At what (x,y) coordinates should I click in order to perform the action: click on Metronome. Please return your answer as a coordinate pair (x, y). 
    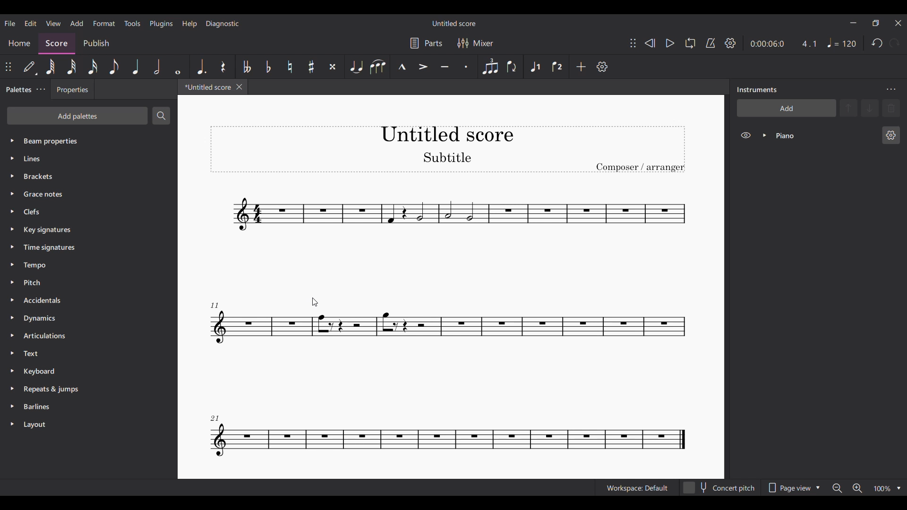
    Looking at the image, I should click on (710, 43).